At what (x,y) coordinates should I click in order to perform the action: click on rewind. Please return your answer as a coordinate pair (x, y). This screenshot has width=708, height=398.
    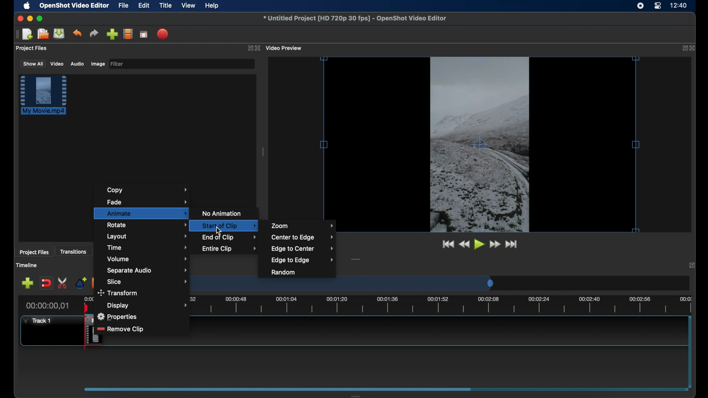
    Looking at the image, I should click on (464, 244).